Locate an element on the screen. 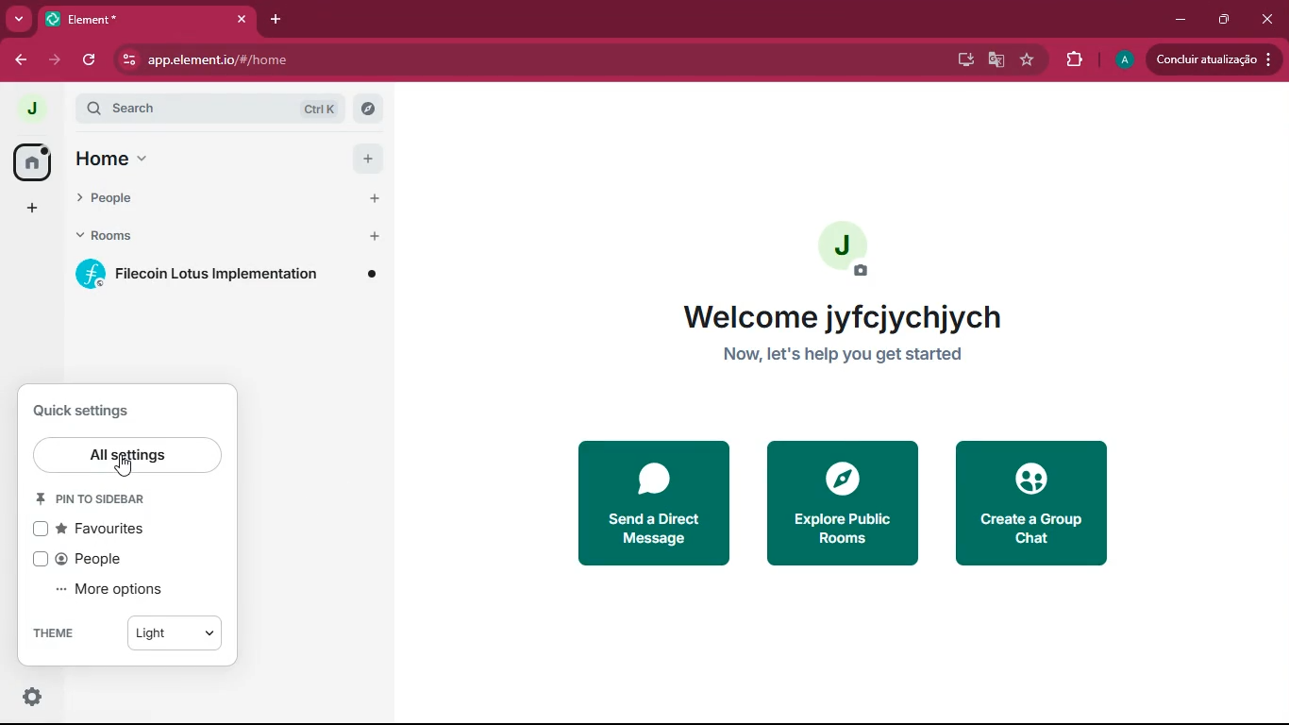 Image resolution: width=1289 pixels, height=725 pixels. pin is located at coordinates (98, 499).